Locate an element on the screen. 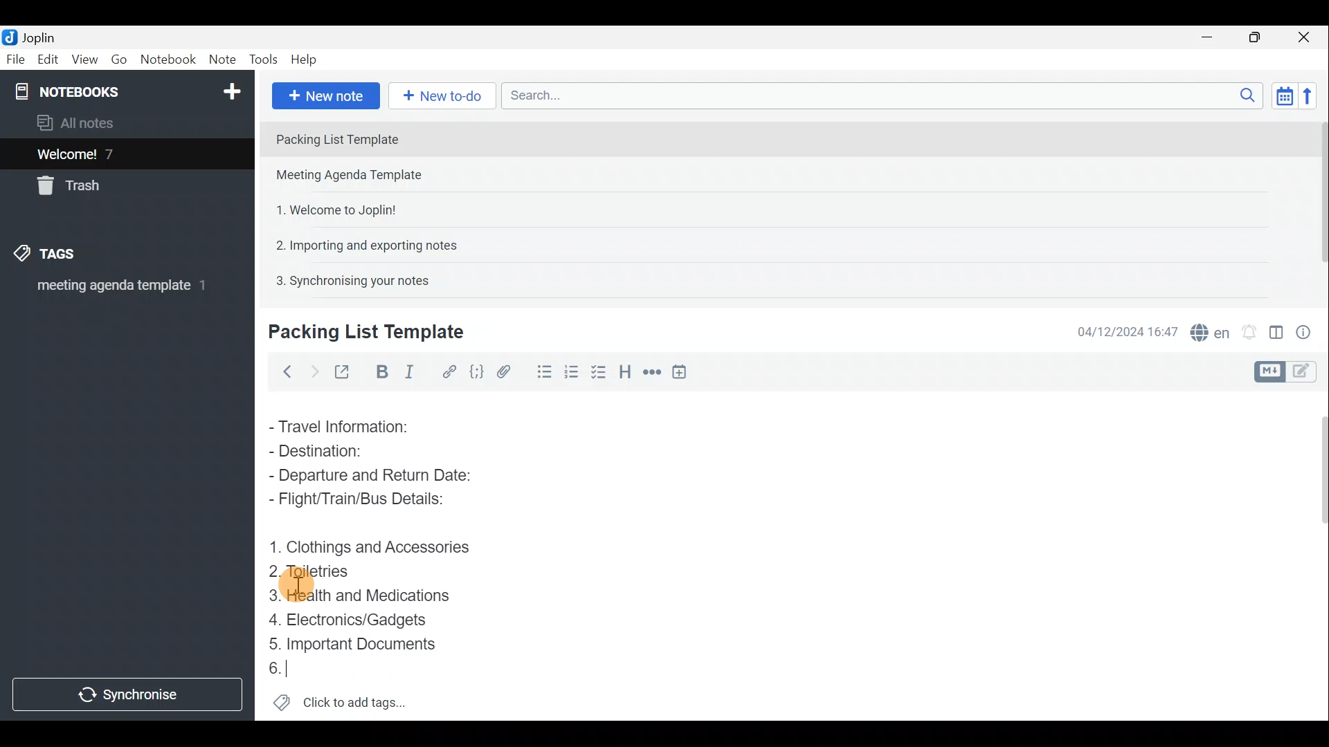 The width and height of the screenshot is (1329, 747). Trash is located at coordinates (74, 188).